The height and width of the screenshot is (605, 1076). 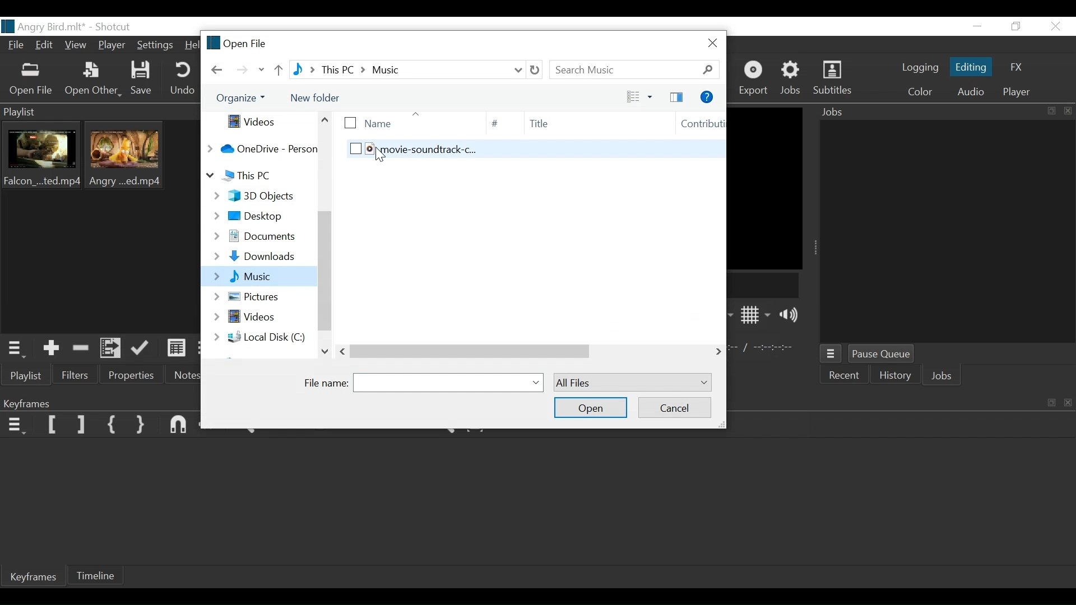 What do you see at coordinates (261, 318) in the screenshot?
I see `Videos` at bounding box center [261, 318].